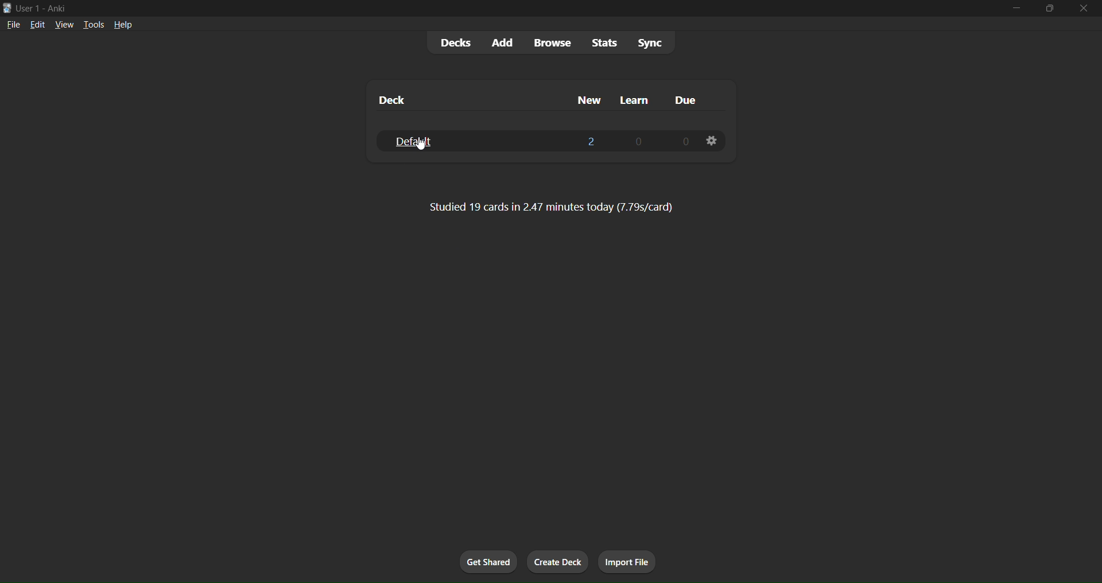 The image size is (1102, 583). I want to click on 2, so click(593, 143).